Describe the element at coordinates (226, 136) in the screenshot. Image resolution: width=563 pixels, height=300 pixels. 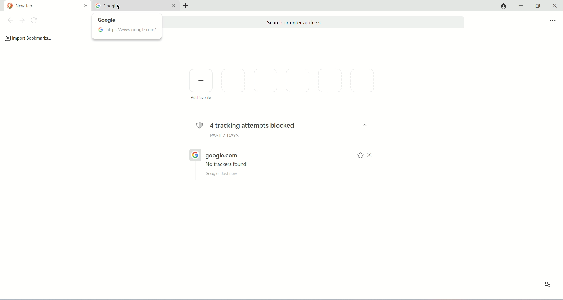
I see `past 7 days` at that location.